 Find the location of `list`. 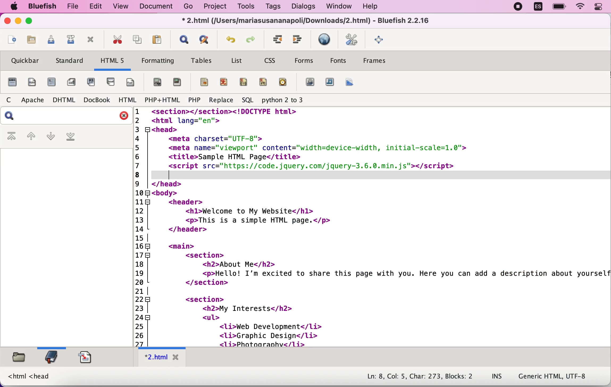

list is located at coordinates (238, 60).